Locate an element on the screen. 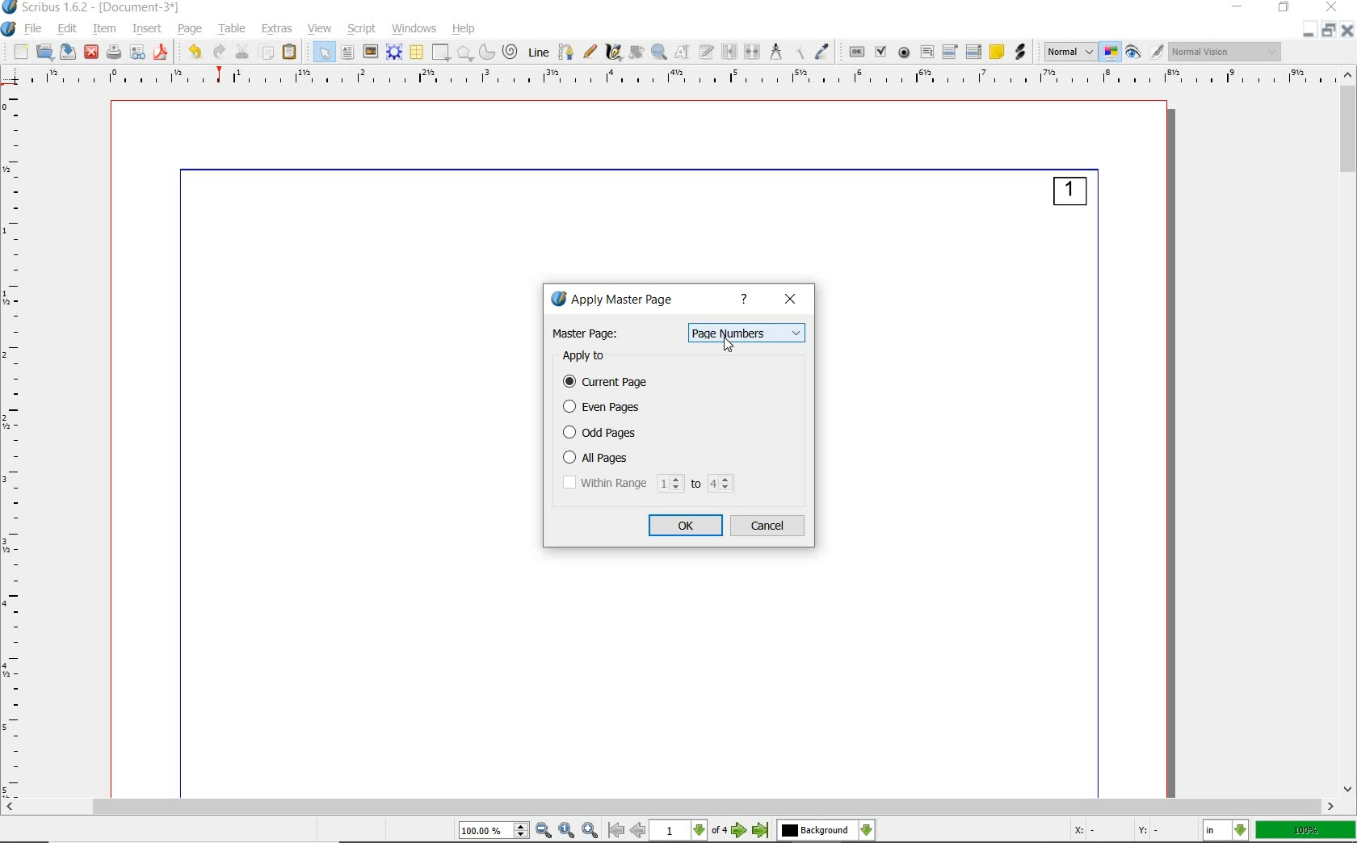  rotate item is located at coordinates (635, 52).